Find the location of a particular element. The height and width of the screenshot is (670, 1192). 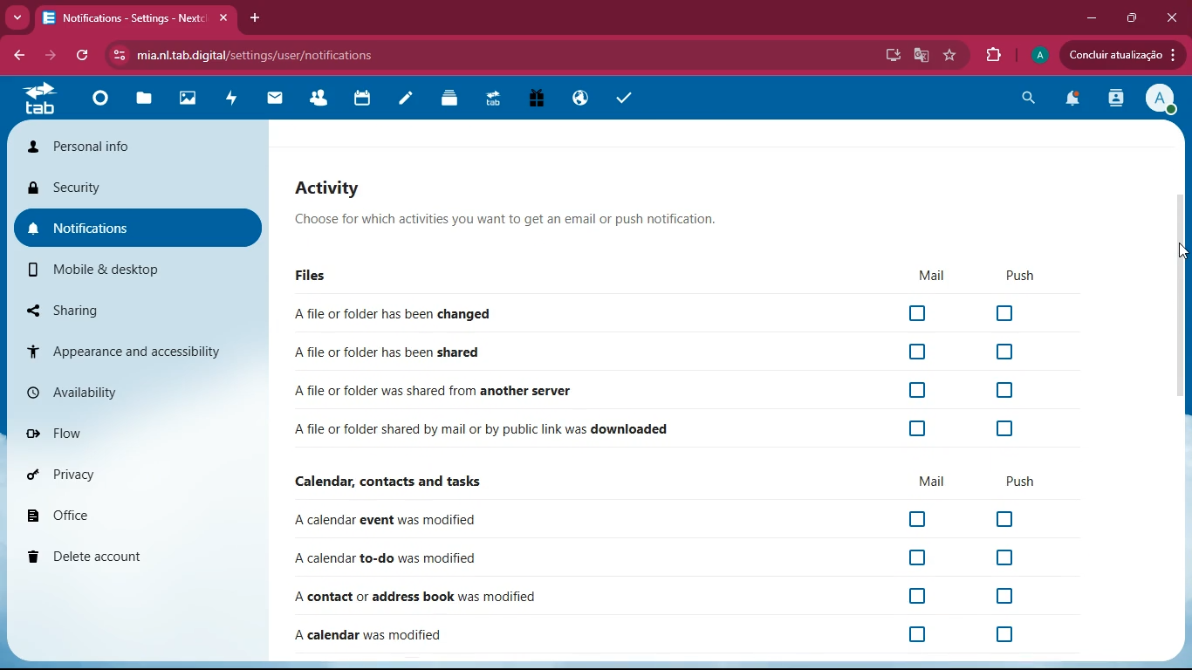

checkbox is located at coordinates (1004, 352).